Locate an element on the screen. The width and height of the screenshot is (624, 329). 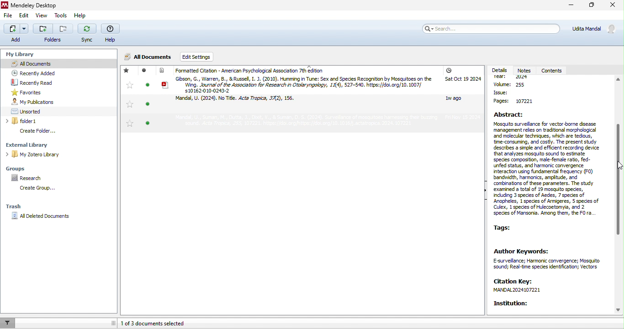
folder1 is located at coordinates (45, 121).